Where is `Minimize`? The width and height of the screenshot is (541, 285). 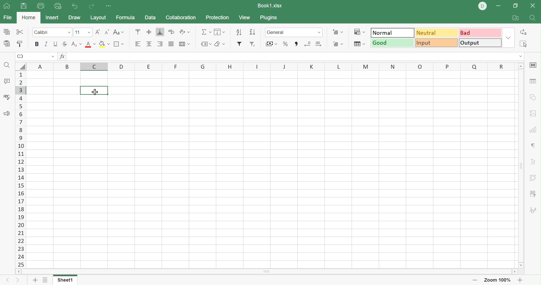 Minimize is located at coordinates (498, 7).